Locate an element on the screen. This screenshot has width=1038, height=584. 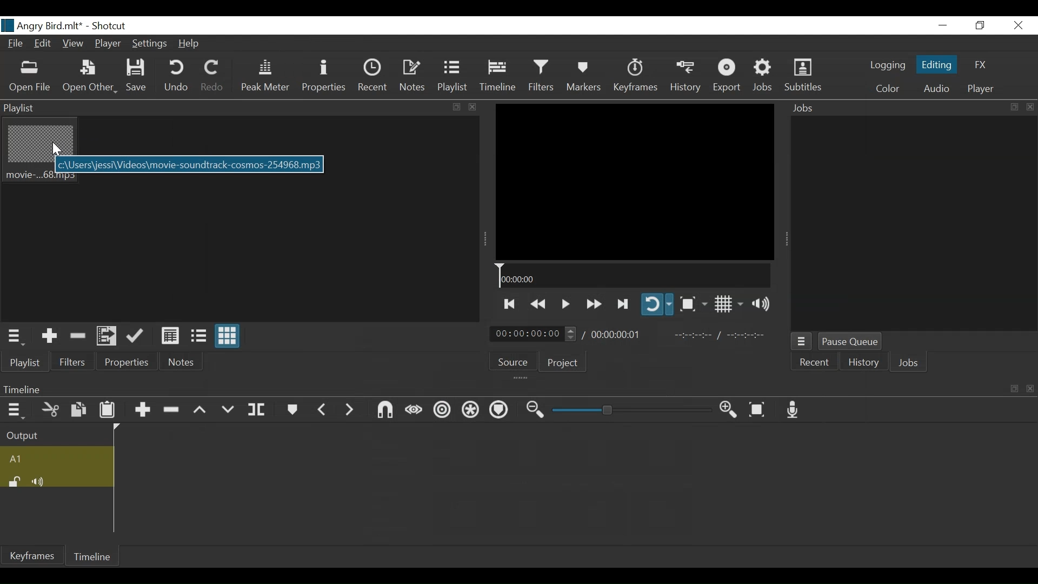
Media Viewer is located at coordinates (635, 182).